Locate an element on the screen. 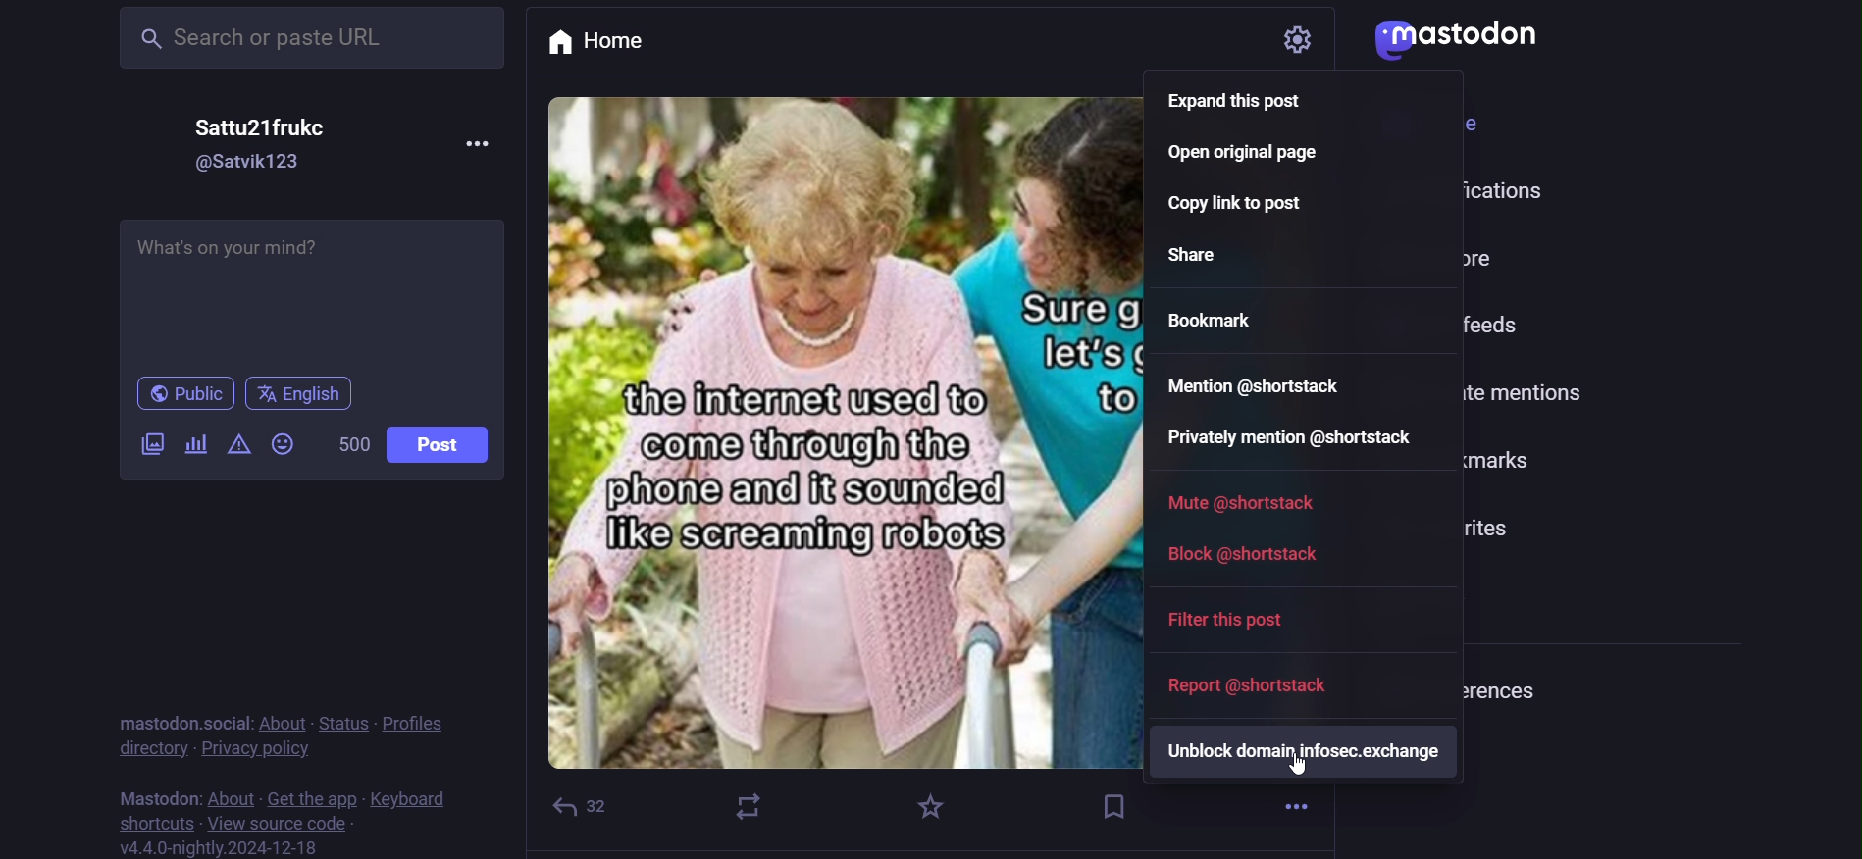  profile is located at coordinates (423, 721).